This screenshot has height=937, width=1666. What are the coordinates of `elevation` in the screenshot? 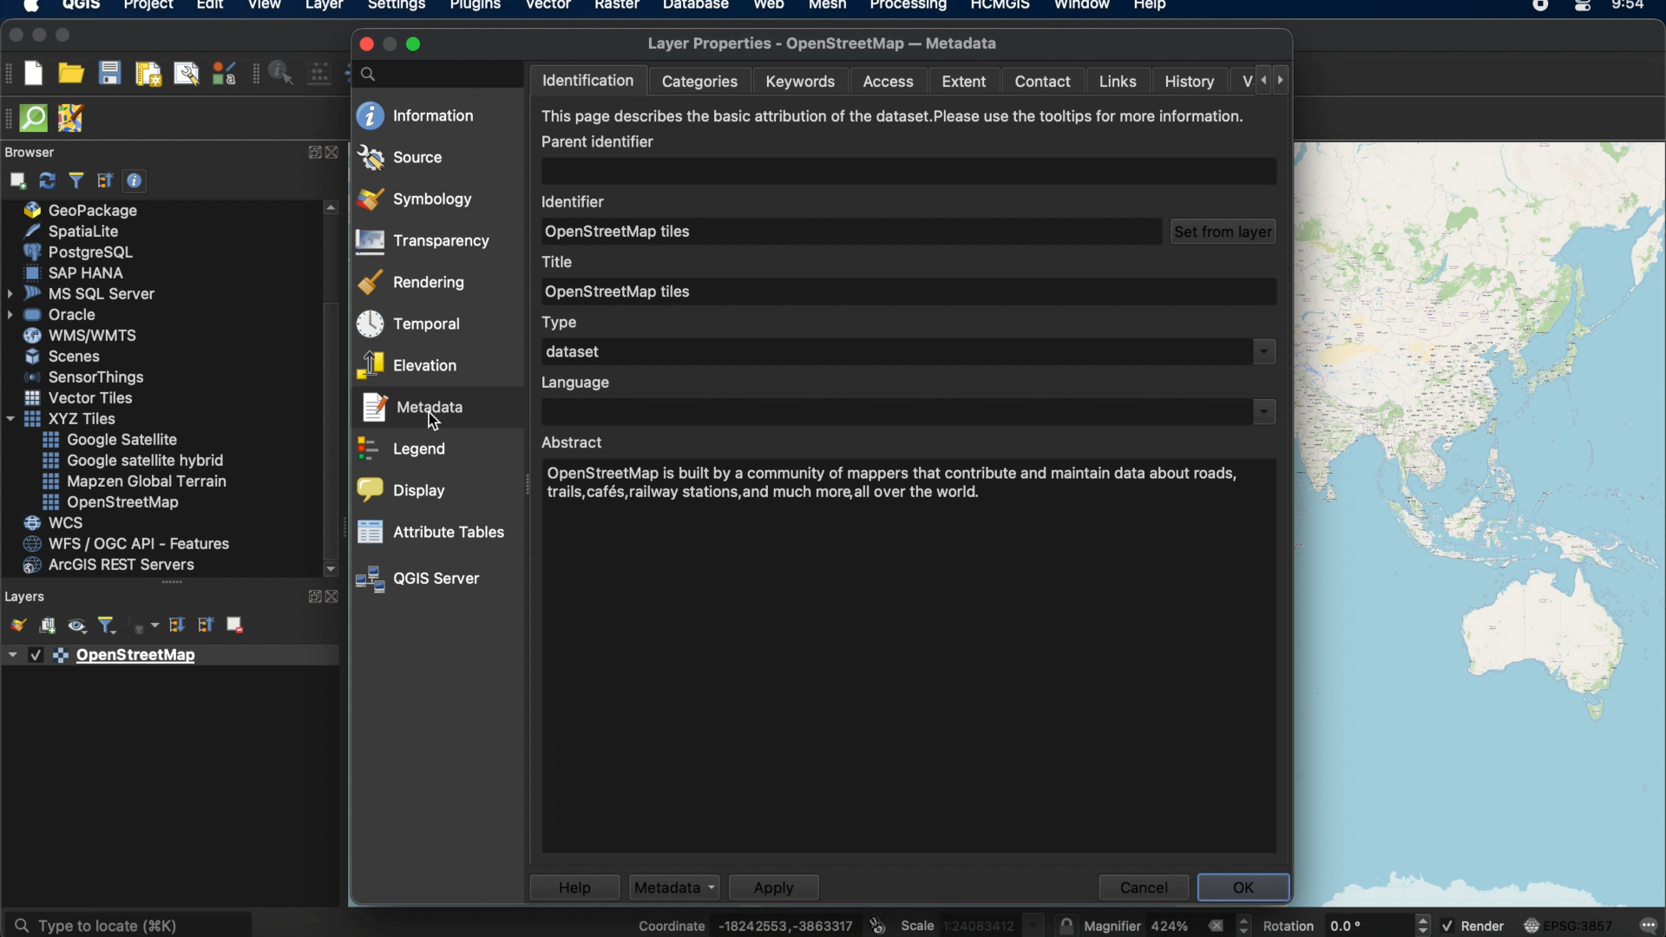 It's located at (407, 366).